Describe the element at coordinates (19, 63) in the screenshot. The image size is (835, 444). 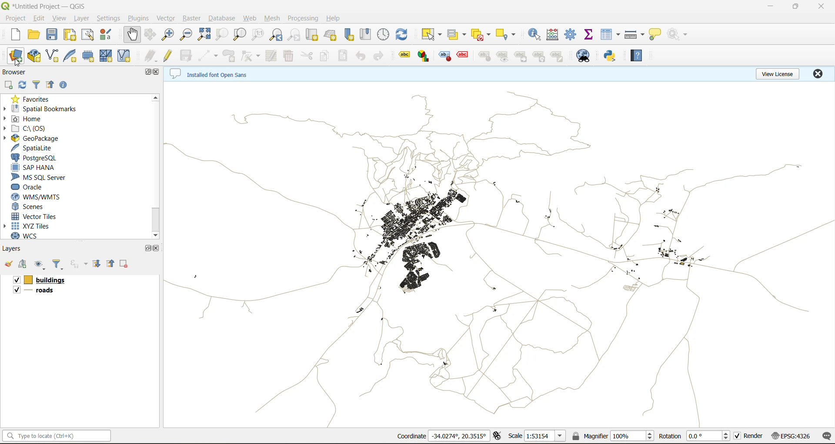
I see `cursor` at that location.